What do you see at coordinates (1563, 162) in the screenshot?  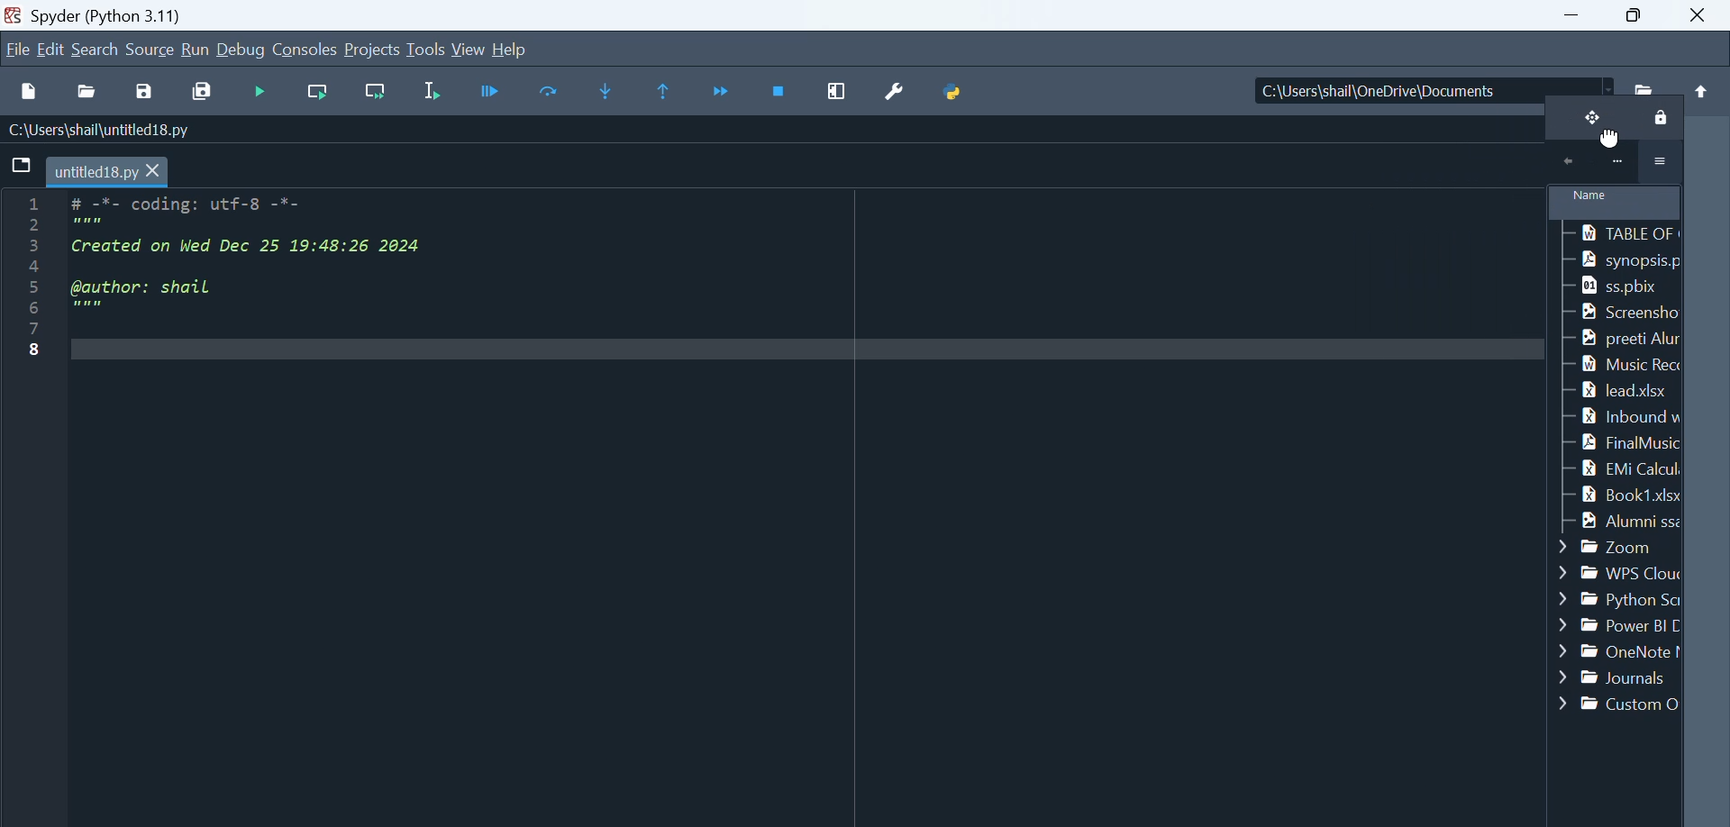 I see `icon ` at bounding box center [1563, 162].